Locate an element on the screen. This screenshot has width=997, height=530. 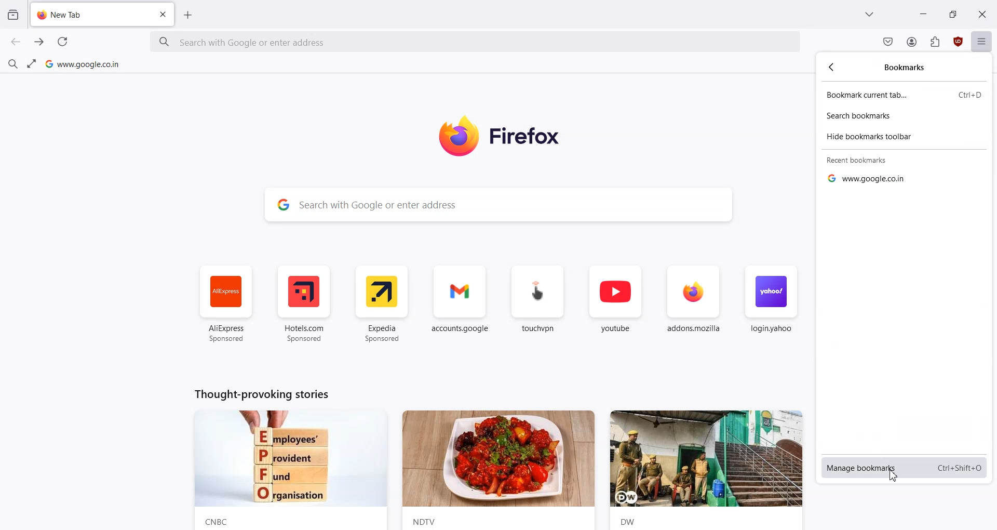
Go back to one page  is located at coordinates (16, 42).